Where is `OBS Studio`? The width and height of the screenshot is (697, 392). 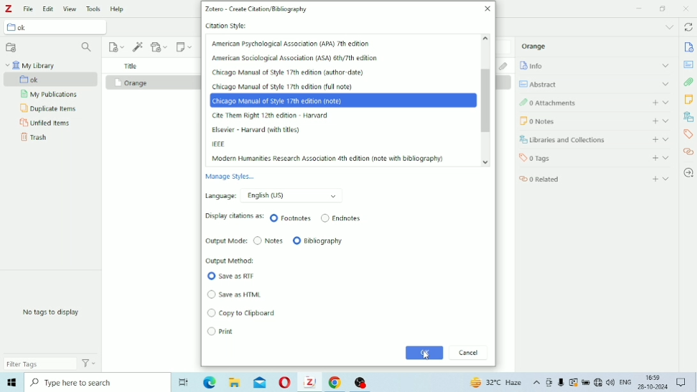 OBS Studio is located at coordinates (361, 383).